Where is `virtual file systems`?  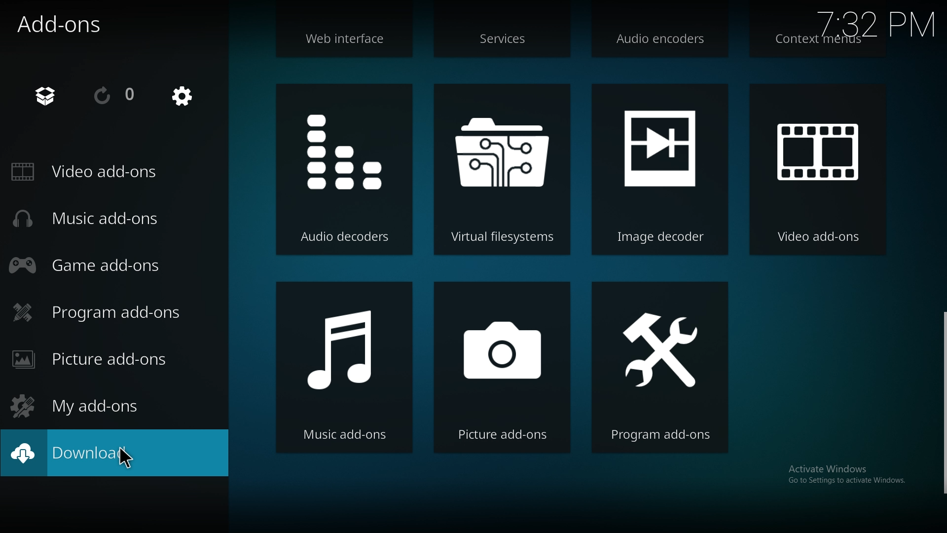 virtual file systems is located at coordinates (502, 168).